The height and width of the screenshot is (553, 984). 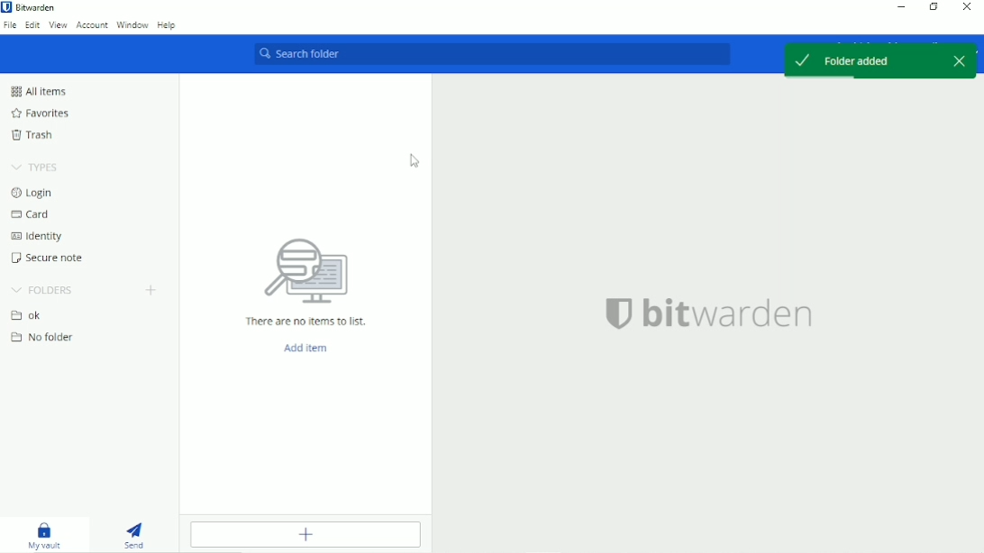 What do you see at coordinates (304, 535) in the screenshot?
I see `Add item` at bounding box center [304, 535].